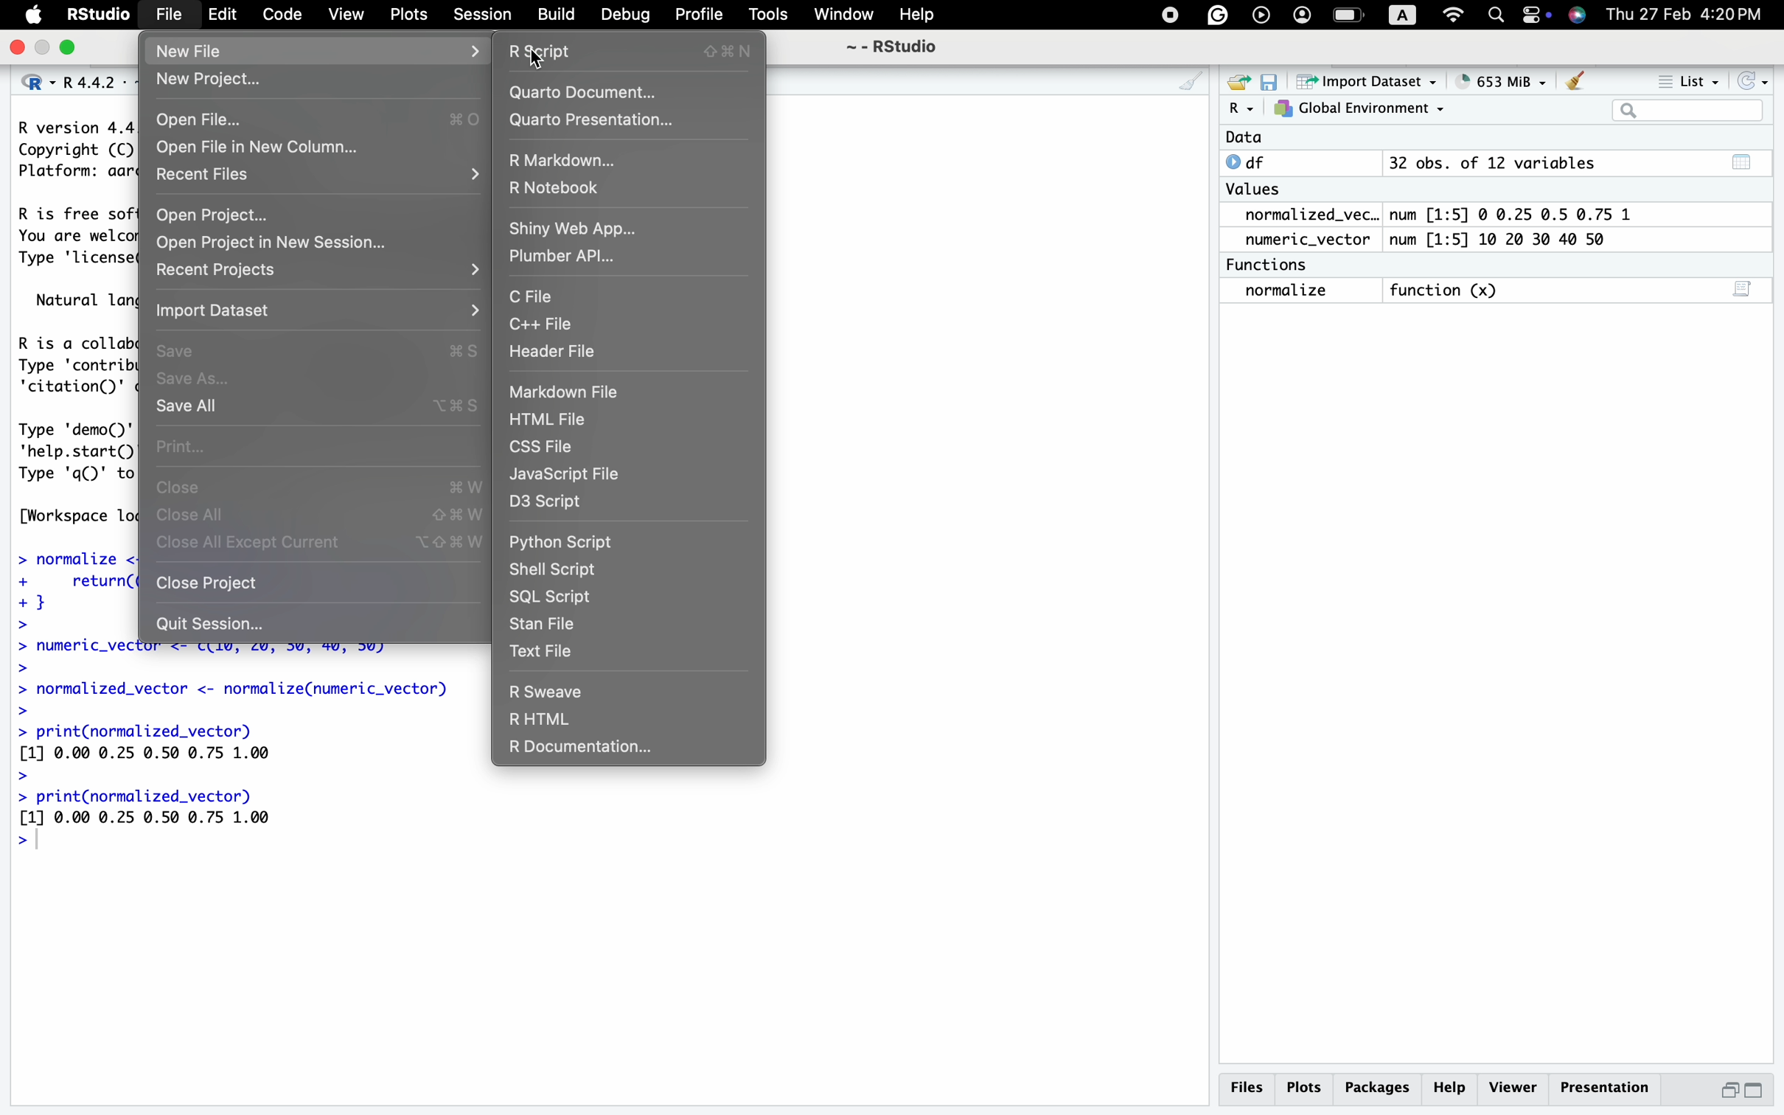 Image resolution: width=1784 pixels, height=1115 pixels. Describe the element at coordinates (627, 50) in the screenshot. I see `R Script` at that location.